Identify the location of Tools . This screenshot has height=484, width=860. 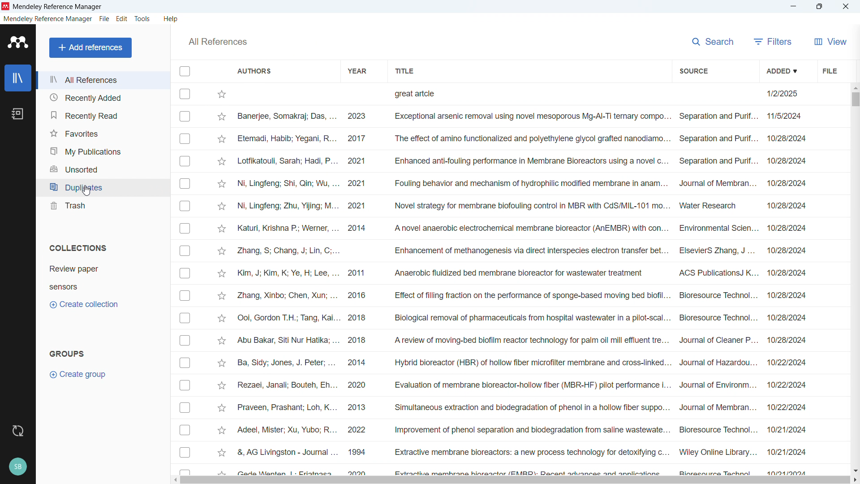
(142, 19).